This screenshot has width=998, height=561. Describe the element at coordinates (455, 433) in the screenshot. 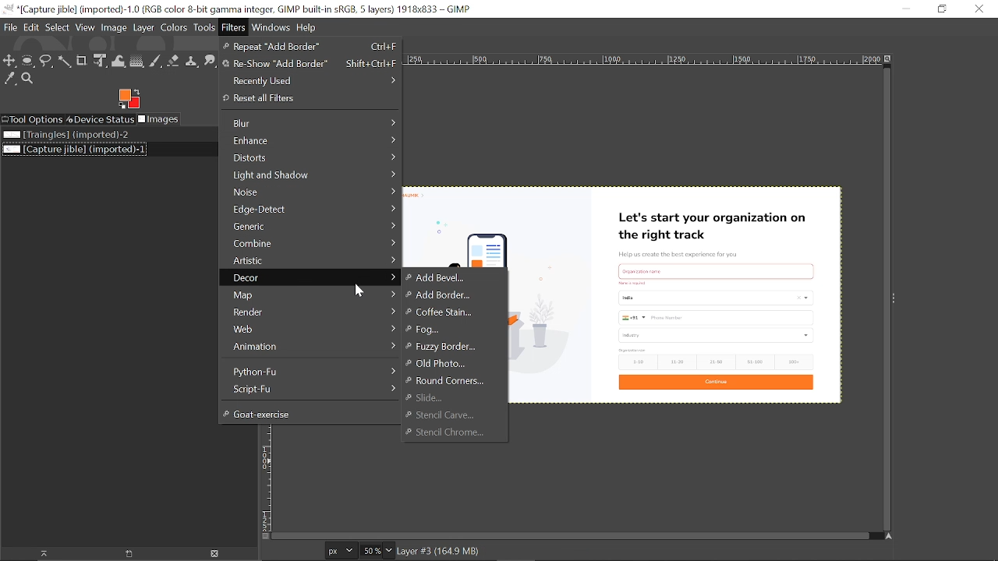

I see `' Stencil Chrome...` at that location.